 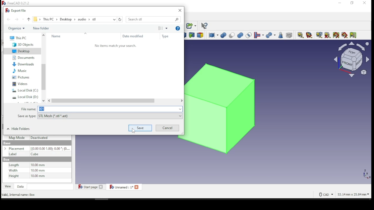 I want to click on audio, so click(x=82, y=20).